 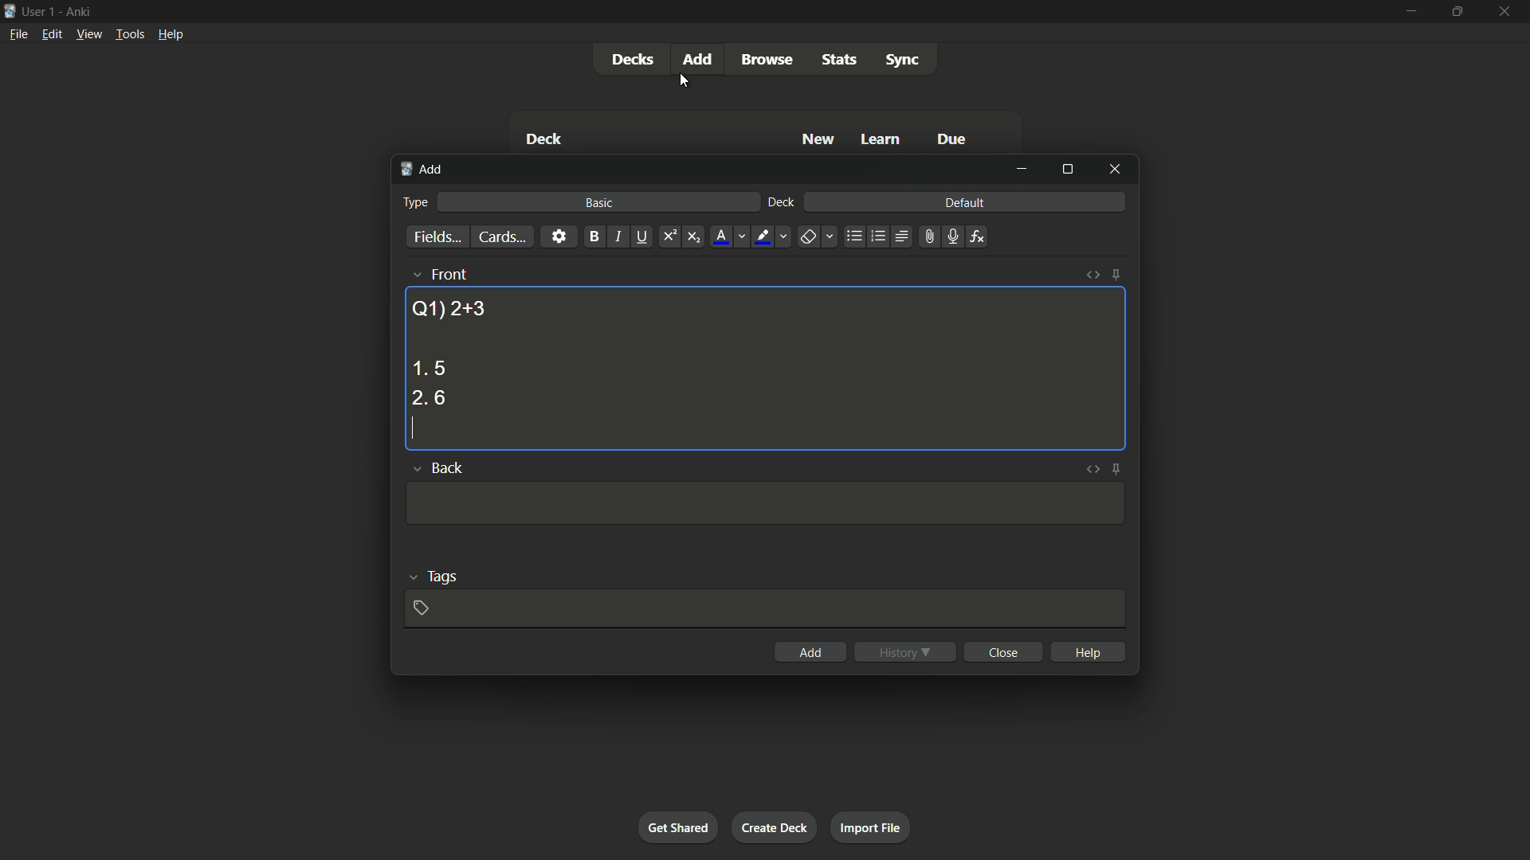 What do you see at coordinates (1090, 651) in the screenshot?
I see `help` at bounding box center [1090, 651].